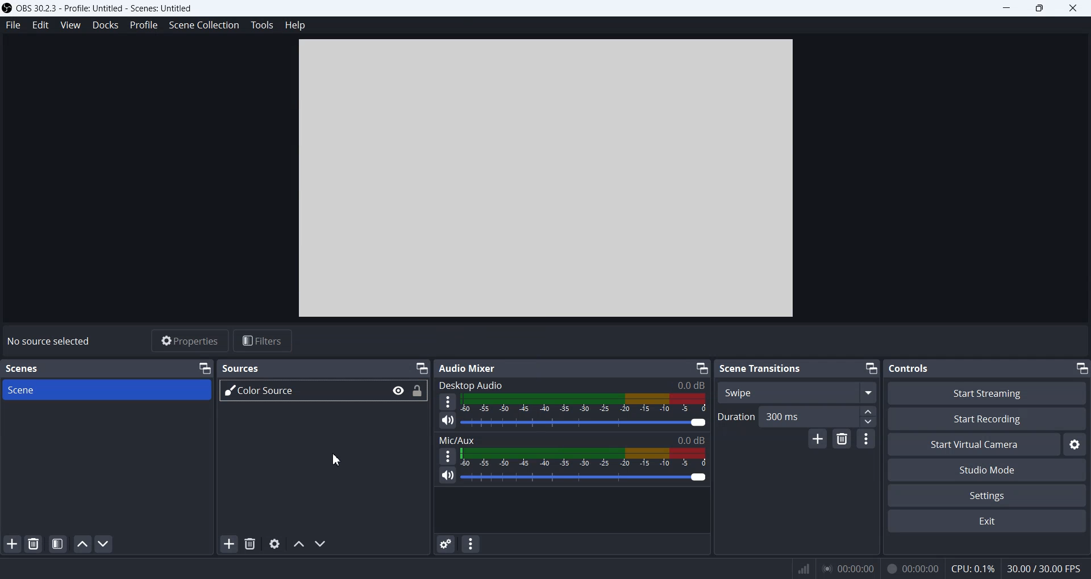  What do you see at coordinates (298, 544) in the screenshot?
I see `Move source Up` at bounding box center [298, 544].